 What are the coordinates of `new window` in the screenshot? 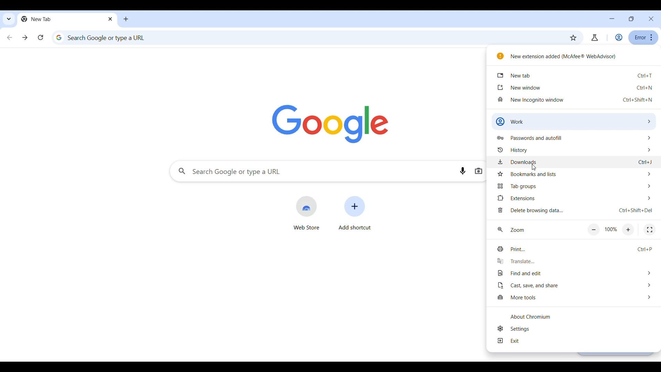 It's located at (573, 87).